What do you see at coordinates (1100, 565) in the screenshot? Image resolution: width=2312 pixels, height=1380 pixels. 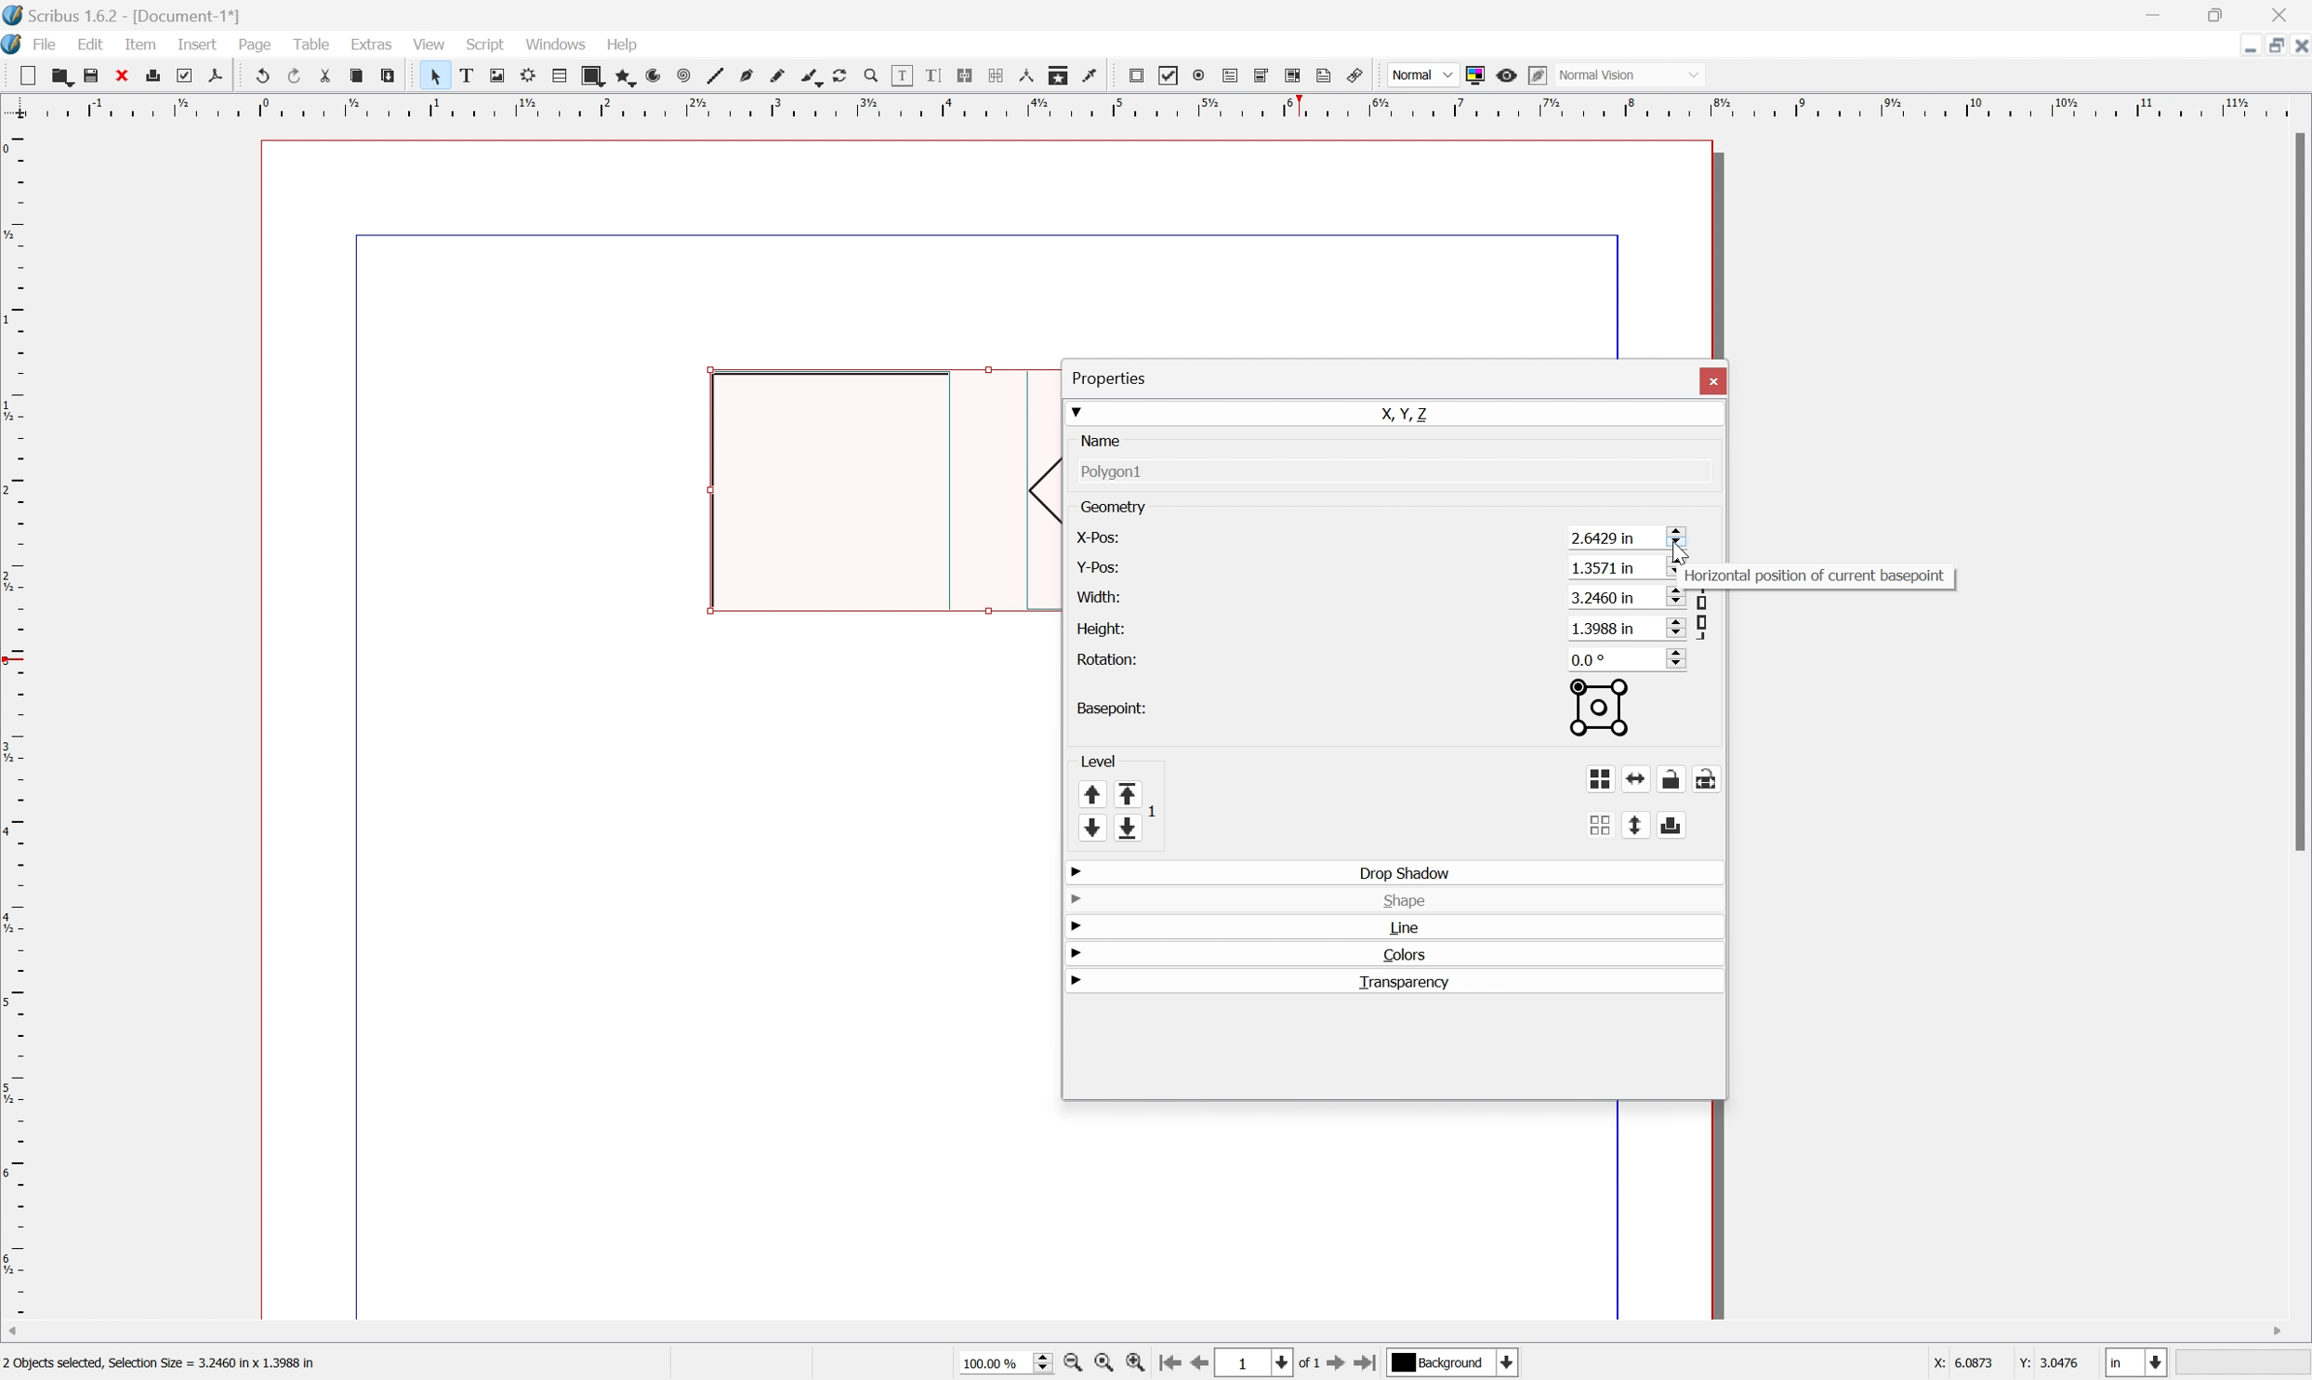 I see `y-pos:` at bounding box center [1100, 565].